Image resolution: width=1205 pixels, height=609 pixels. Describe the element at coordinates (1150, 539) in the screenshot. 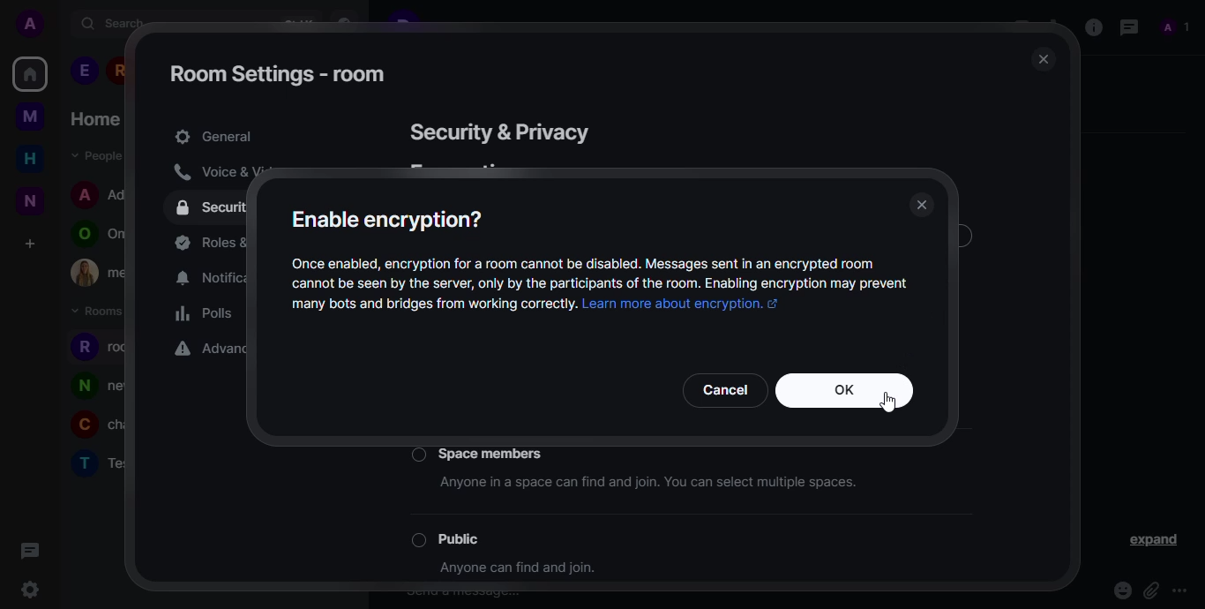

I see `expand` at that location.